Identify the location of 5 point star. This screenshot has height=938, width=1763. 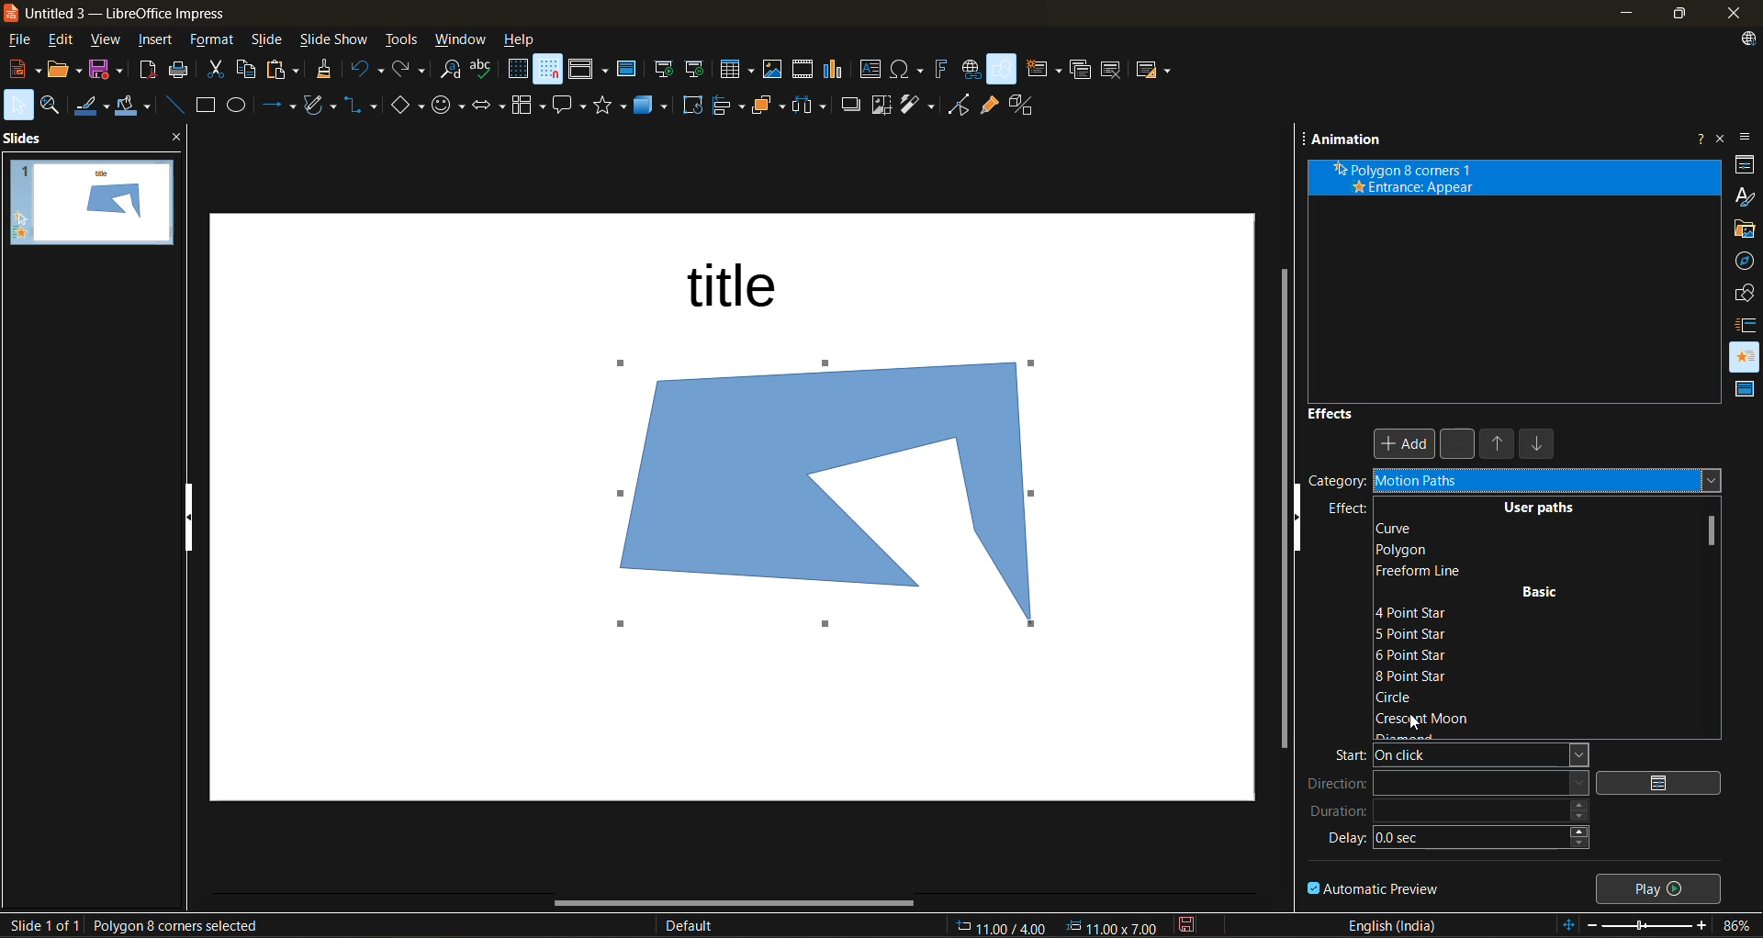
(1421, 634).